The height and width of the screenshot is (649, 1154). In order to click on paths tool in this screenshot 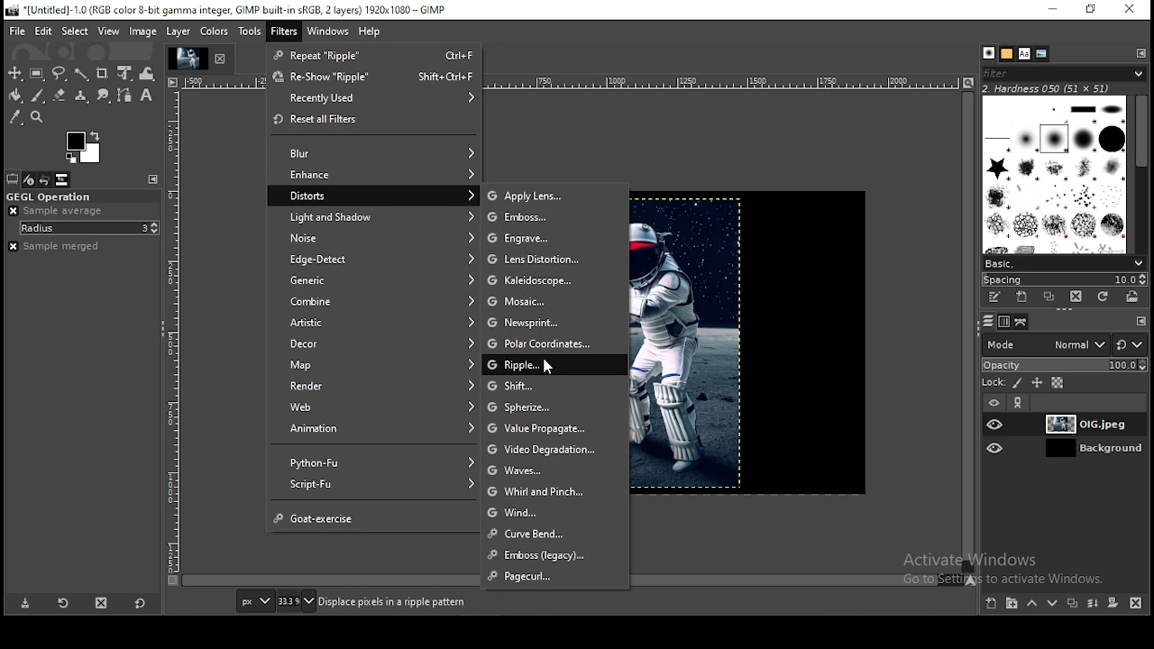, I will do `click(124, 96)`.